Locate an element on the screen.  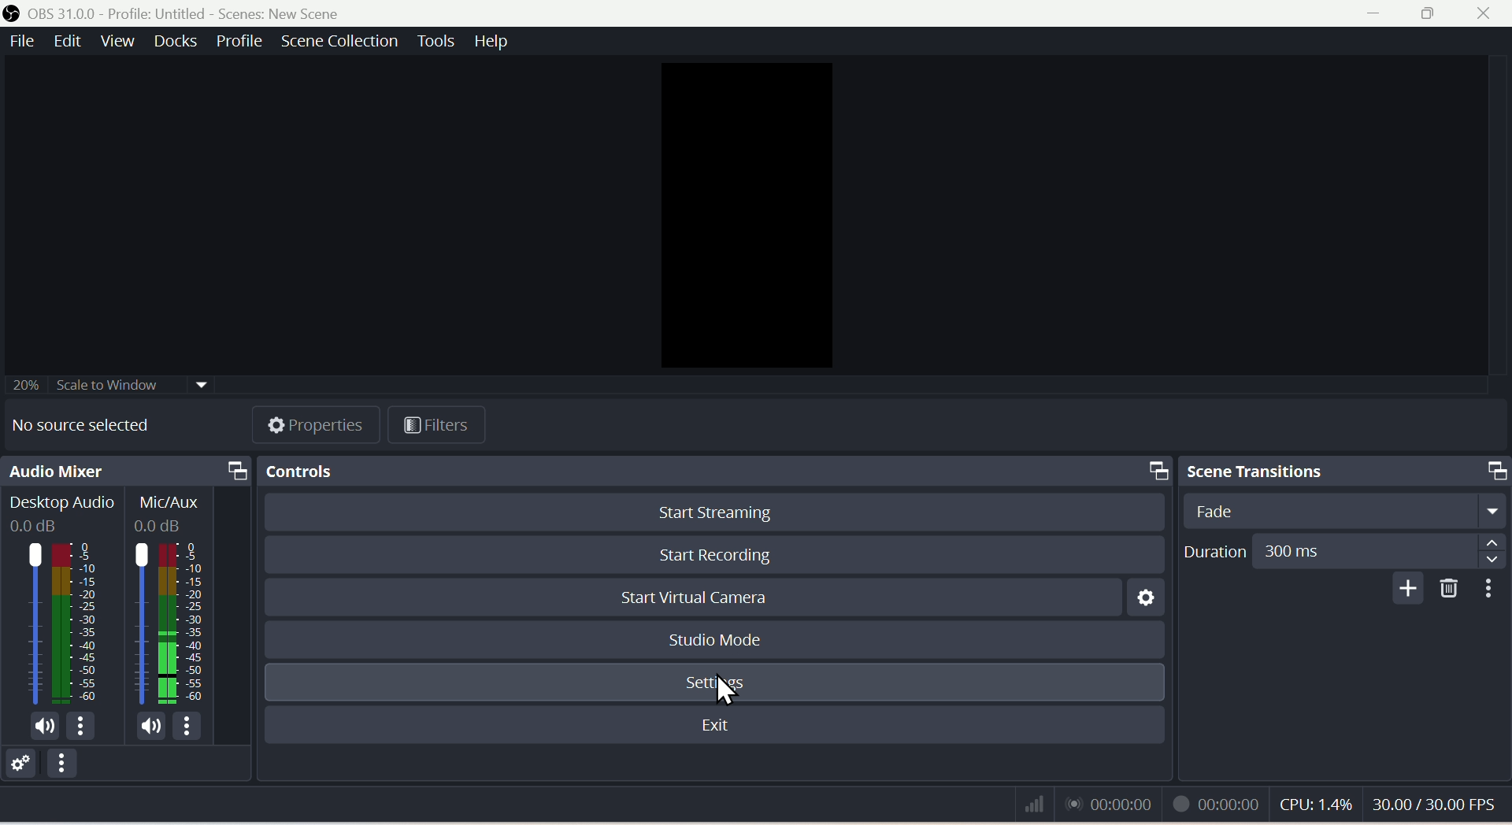
Delete is located at coordinates (1445, 590).